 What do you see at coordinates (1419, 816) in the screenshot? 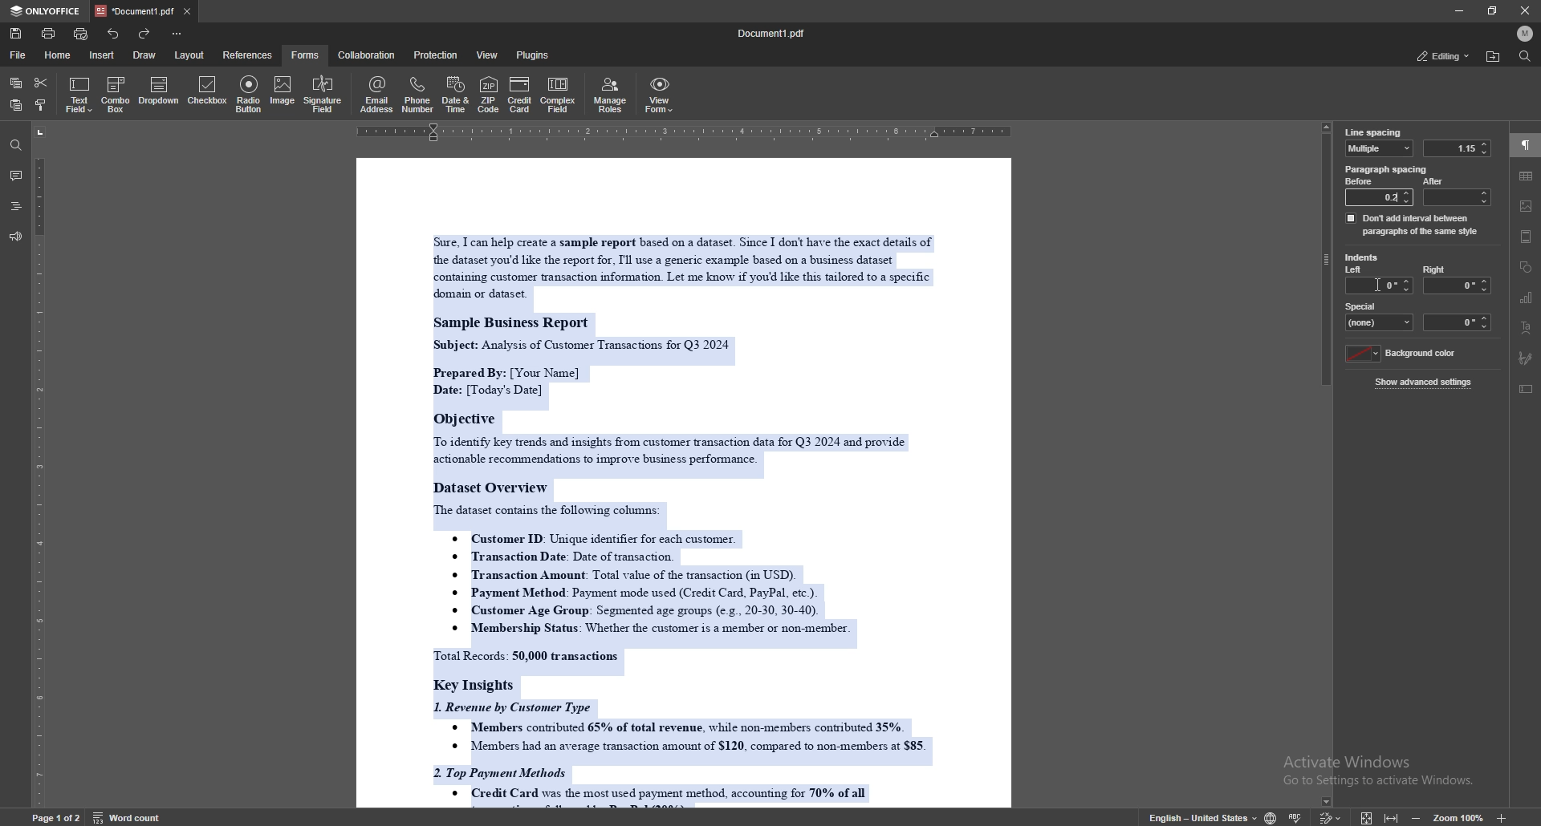
I see `zoom out` at bounding box center [1419, 816].